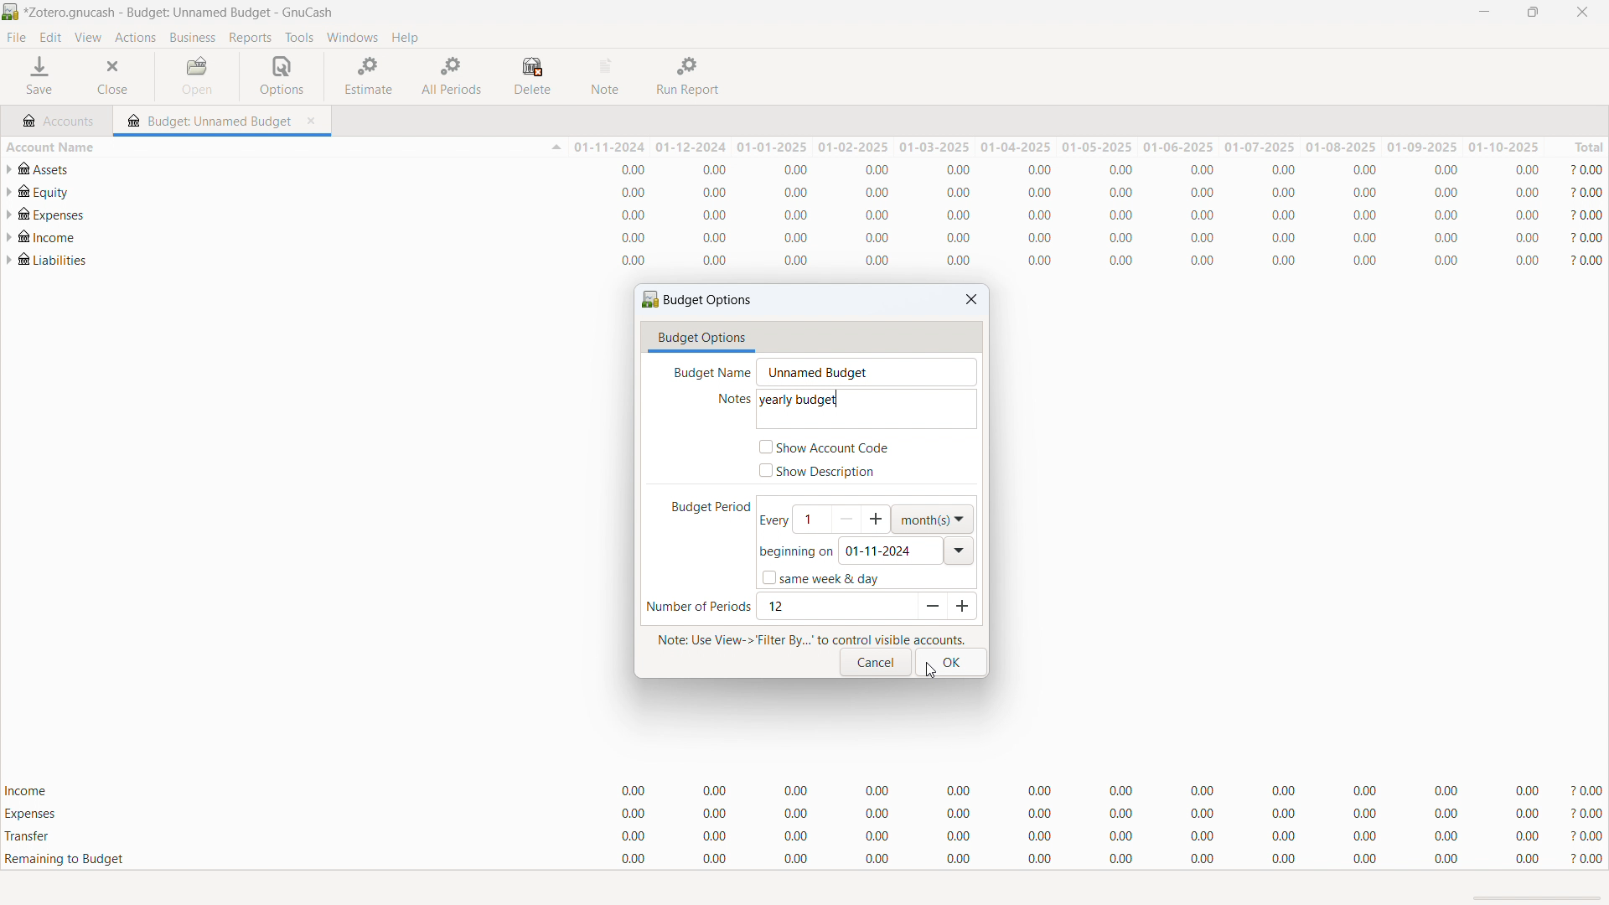 Image resolution: width=1609 pixels, height=905 pixels. What do you see at coordinates (453, 75) in the screenshot?
I see `all periods` at bounding box center [453, 75].